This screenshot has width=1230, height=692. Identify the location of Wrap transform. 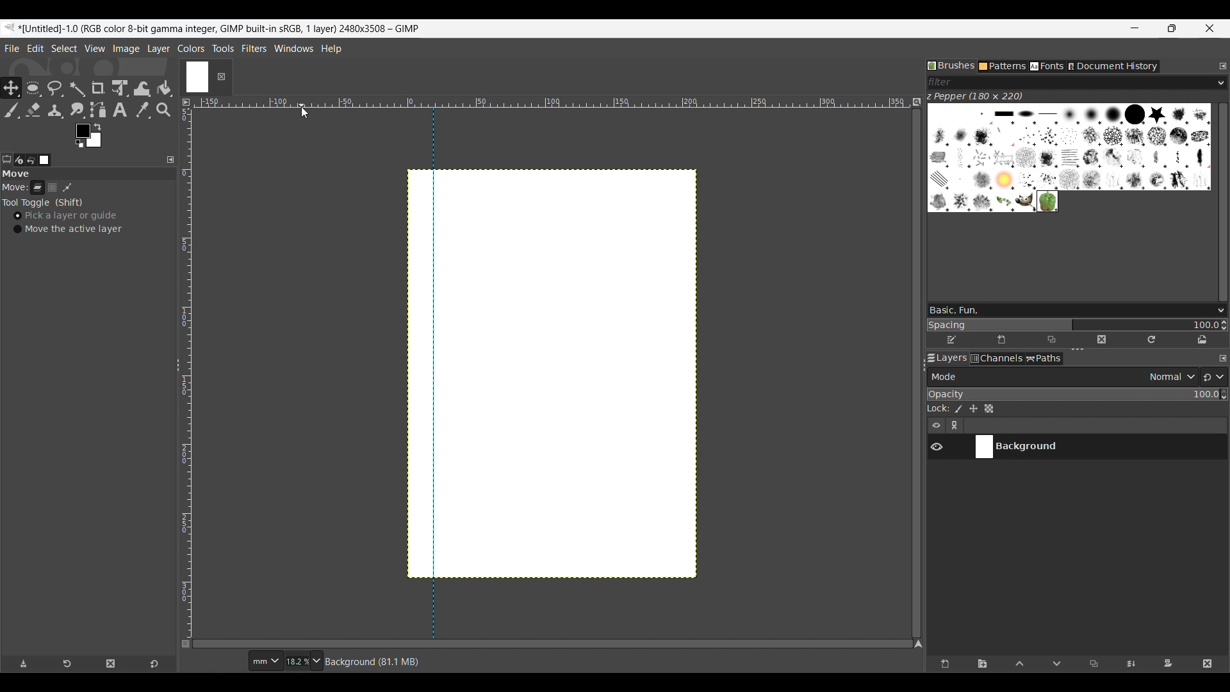
(142, 88).